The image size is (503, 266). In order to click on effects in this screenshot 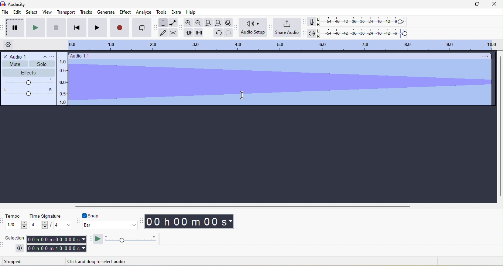, I will do `click(29, 72)`.